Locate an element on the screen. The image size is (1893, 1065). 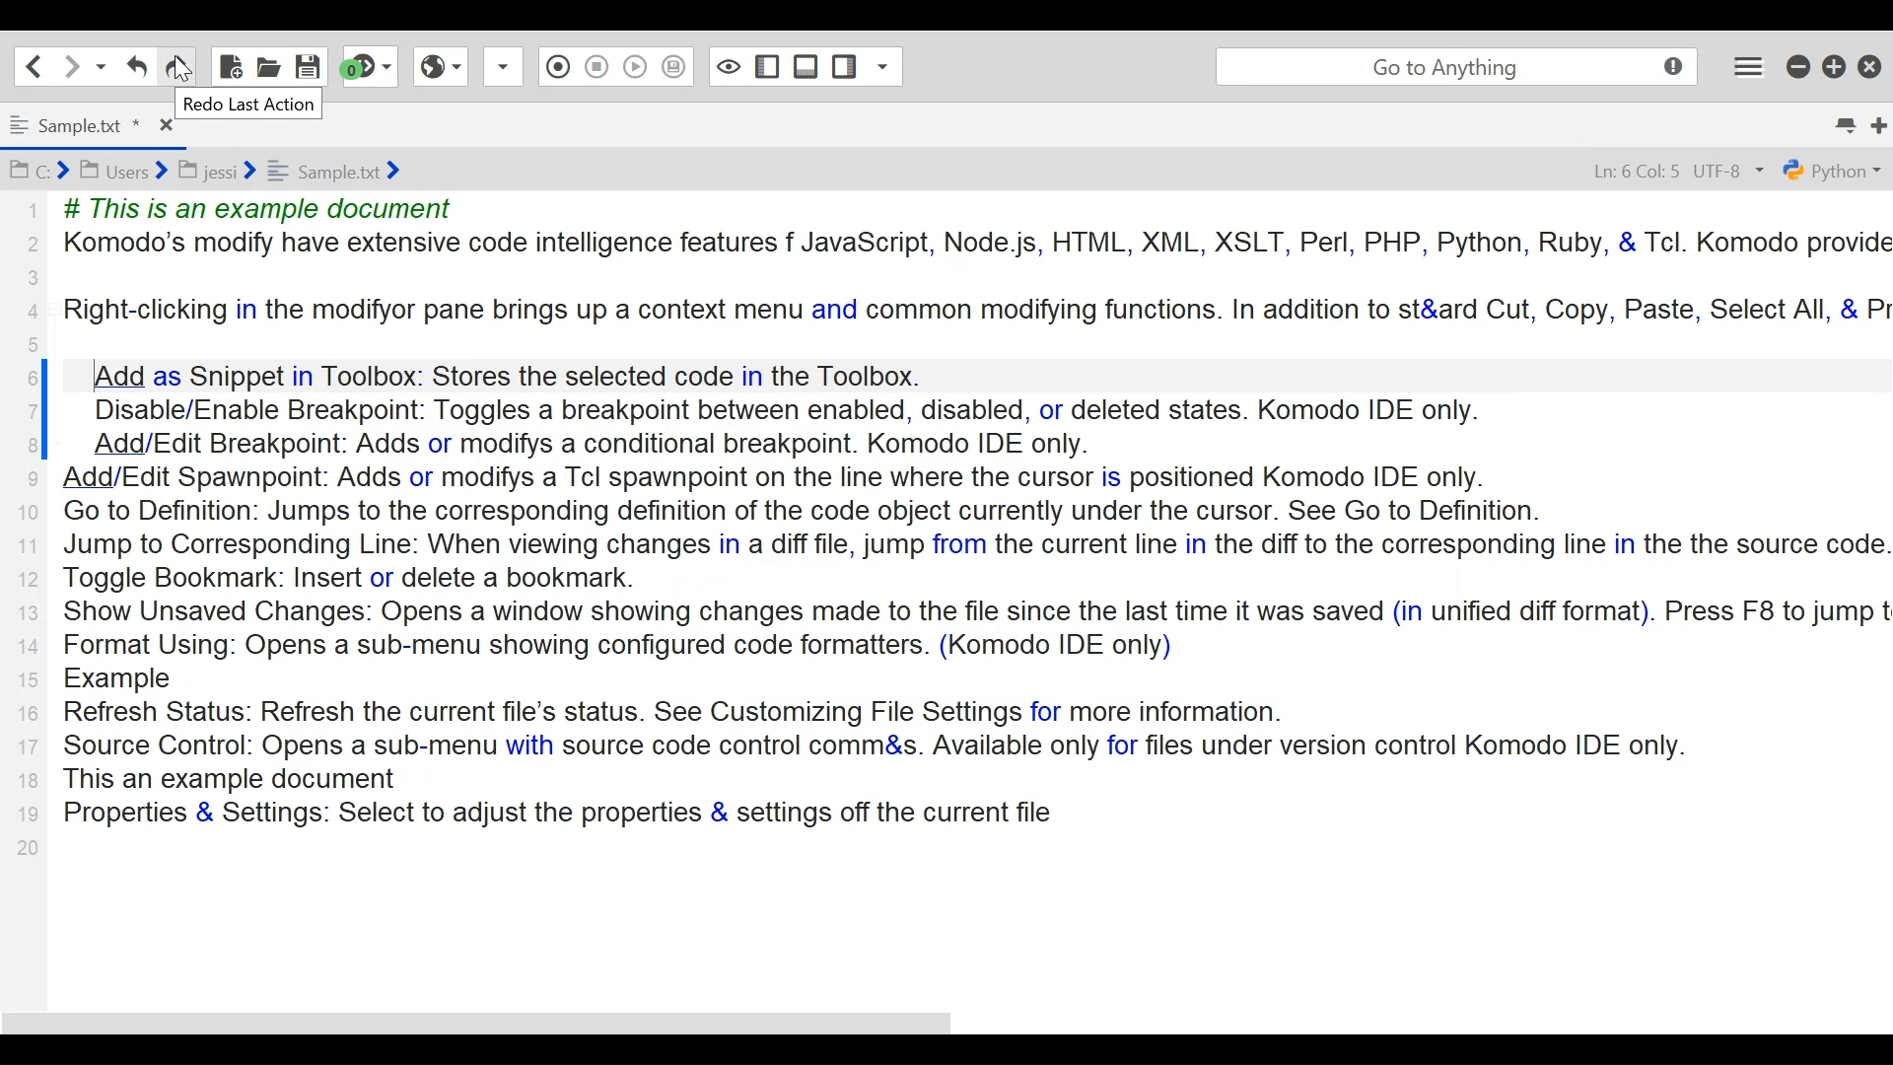
Restore is located at coordinates (1835, 66).